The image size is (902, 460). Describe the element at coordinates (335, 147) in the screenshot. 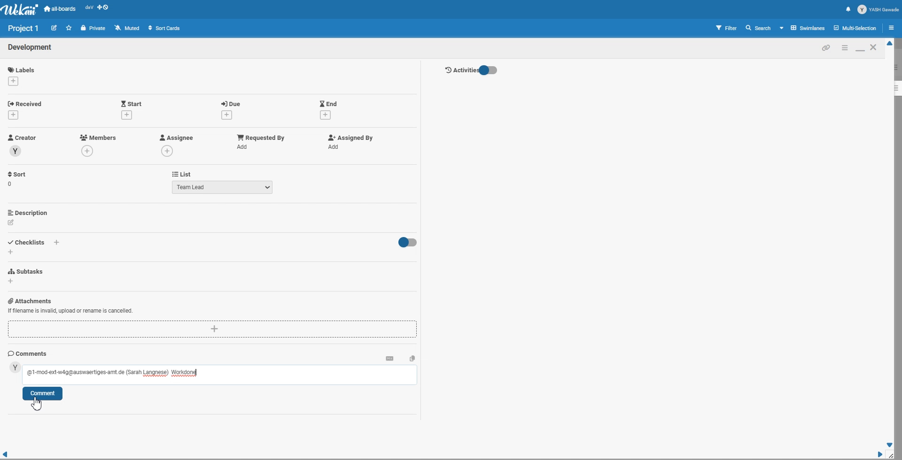

I see `add` at that location.